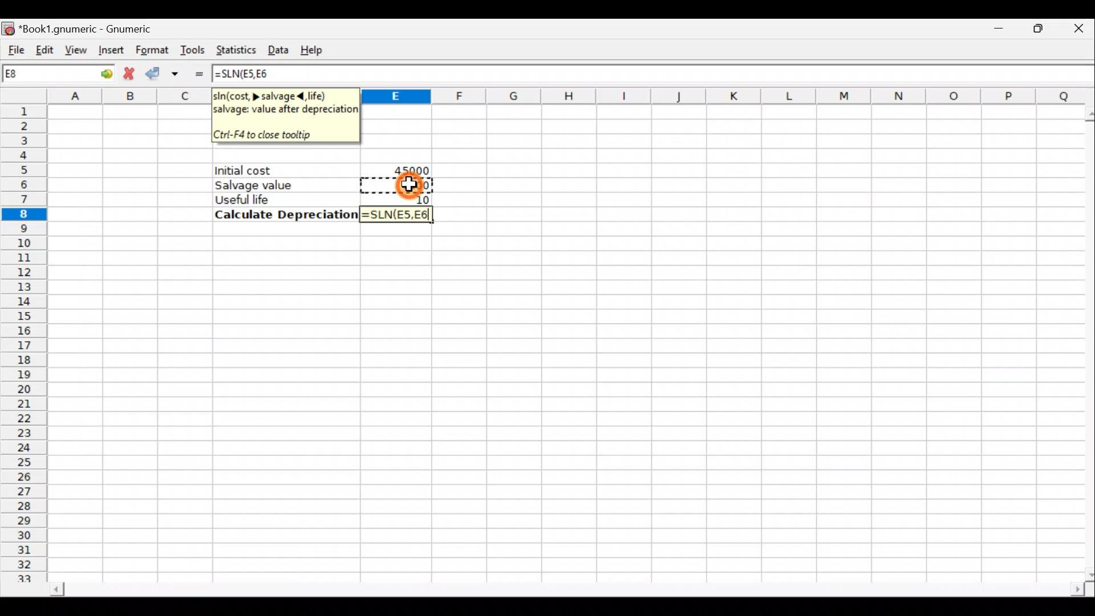 This screenshot has width=1095, height=616. What do you see at coordinates (250, 74) in the screenshot?
I see `=SLN(E5,E6` at bounding box center [250, 74].